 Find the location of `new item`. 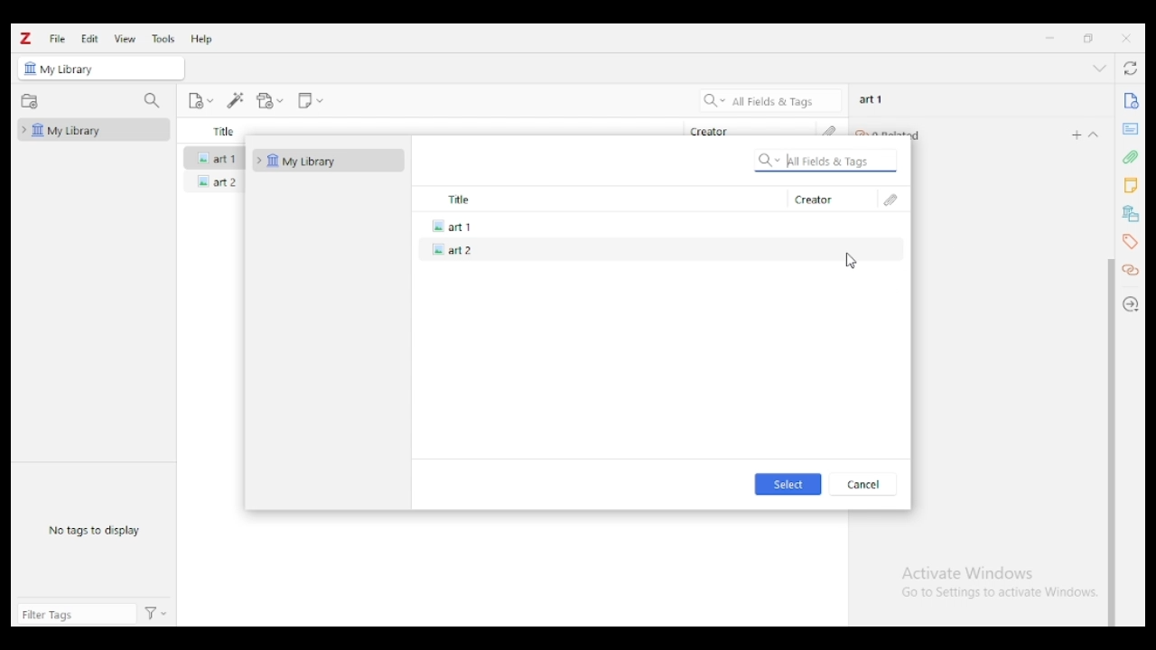

new item is located at coordinates (200, 100).